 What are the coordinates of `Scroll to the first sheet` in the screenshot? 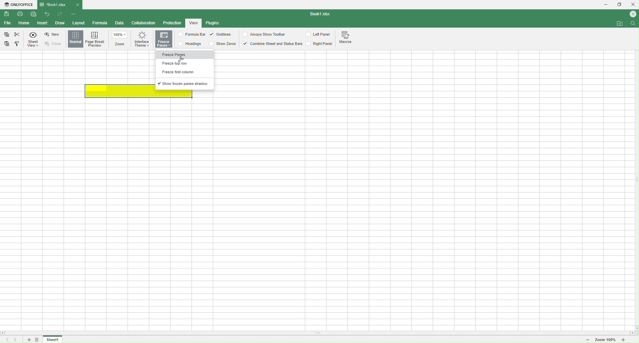 It's located at (6, 340).